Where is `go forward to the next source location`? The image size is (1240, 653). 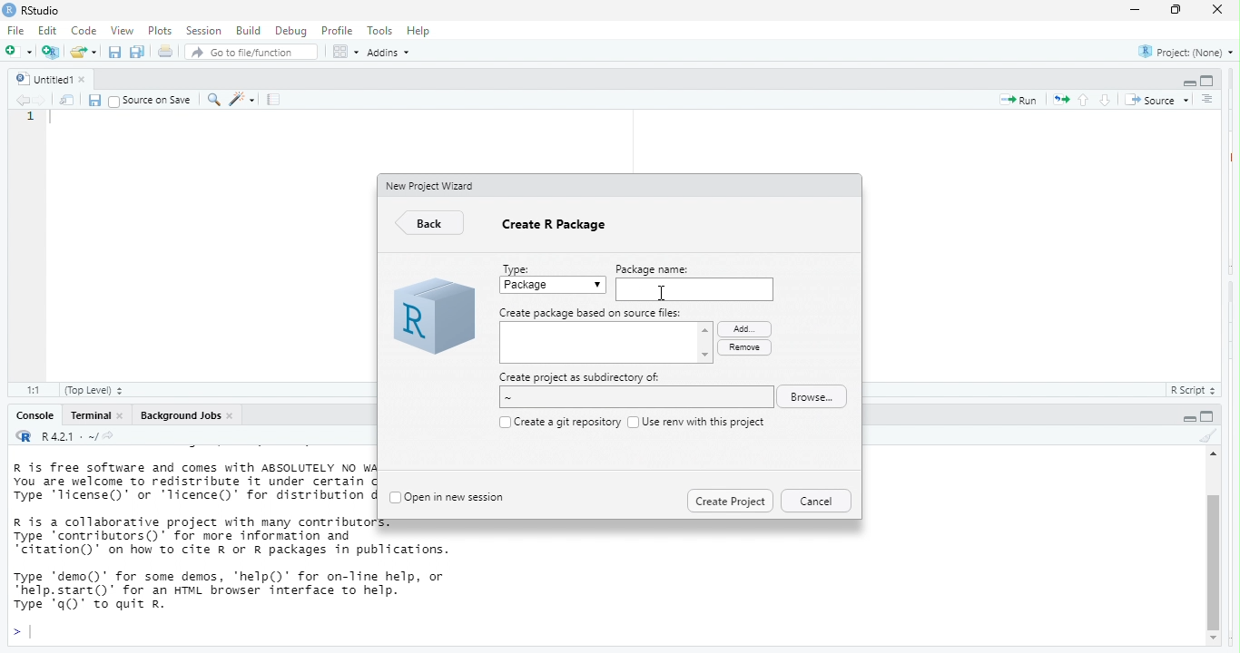
go forward to the next source location is located at coordinates (41, 99).